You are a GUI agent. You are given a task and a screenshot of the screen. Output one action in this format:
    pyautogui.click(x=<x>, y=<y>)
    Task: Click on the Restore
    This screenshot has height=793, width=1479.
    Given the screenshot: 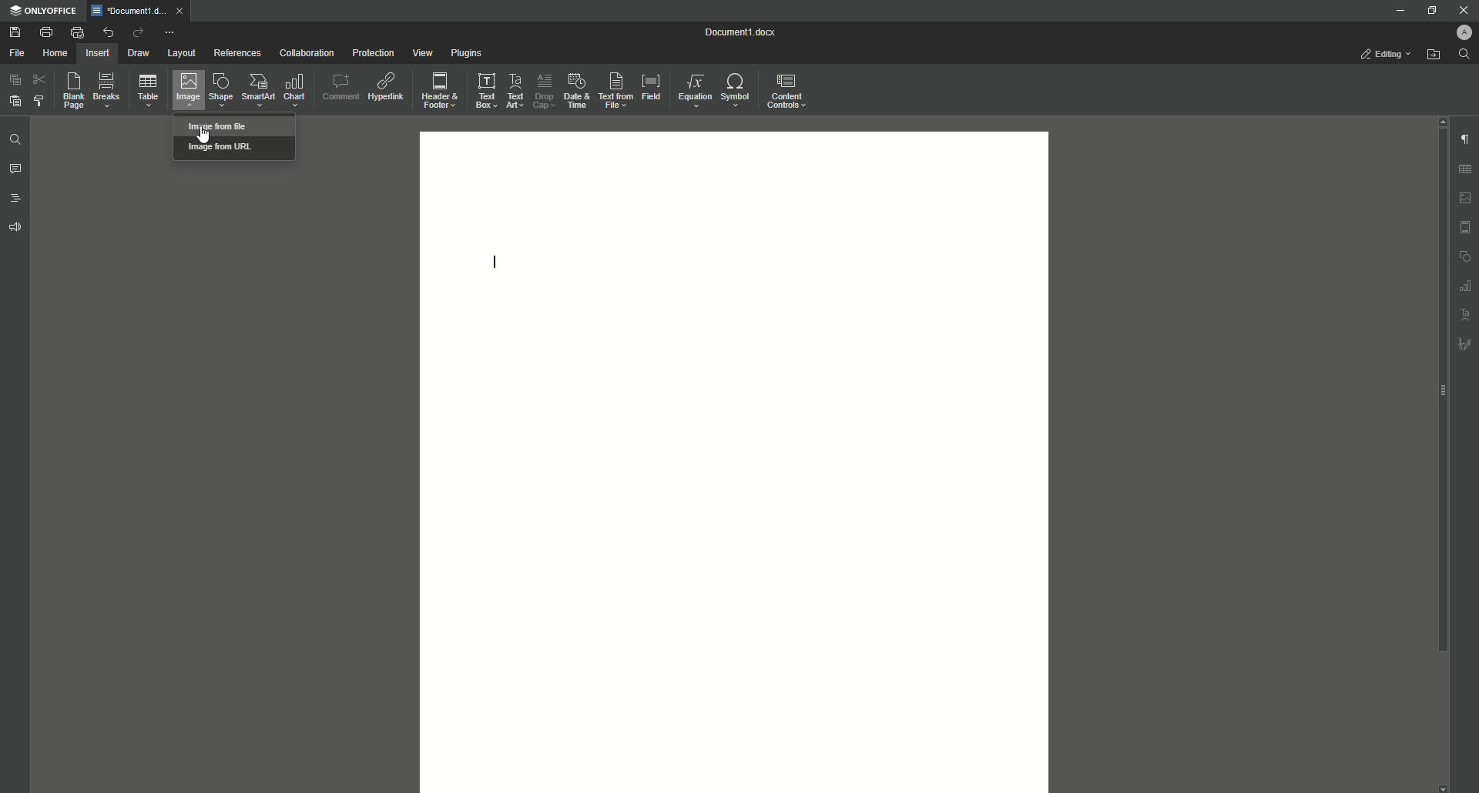 What is the action you would take?
    pyautogui.click(x=1430, y=9)
    